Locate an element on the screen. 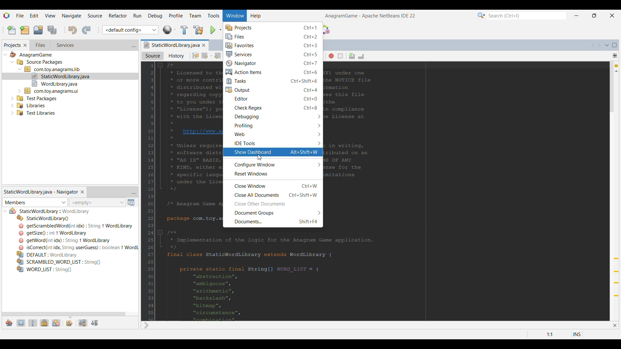 The image size is (621, 349). Search options is located at coordinates (481, 16).